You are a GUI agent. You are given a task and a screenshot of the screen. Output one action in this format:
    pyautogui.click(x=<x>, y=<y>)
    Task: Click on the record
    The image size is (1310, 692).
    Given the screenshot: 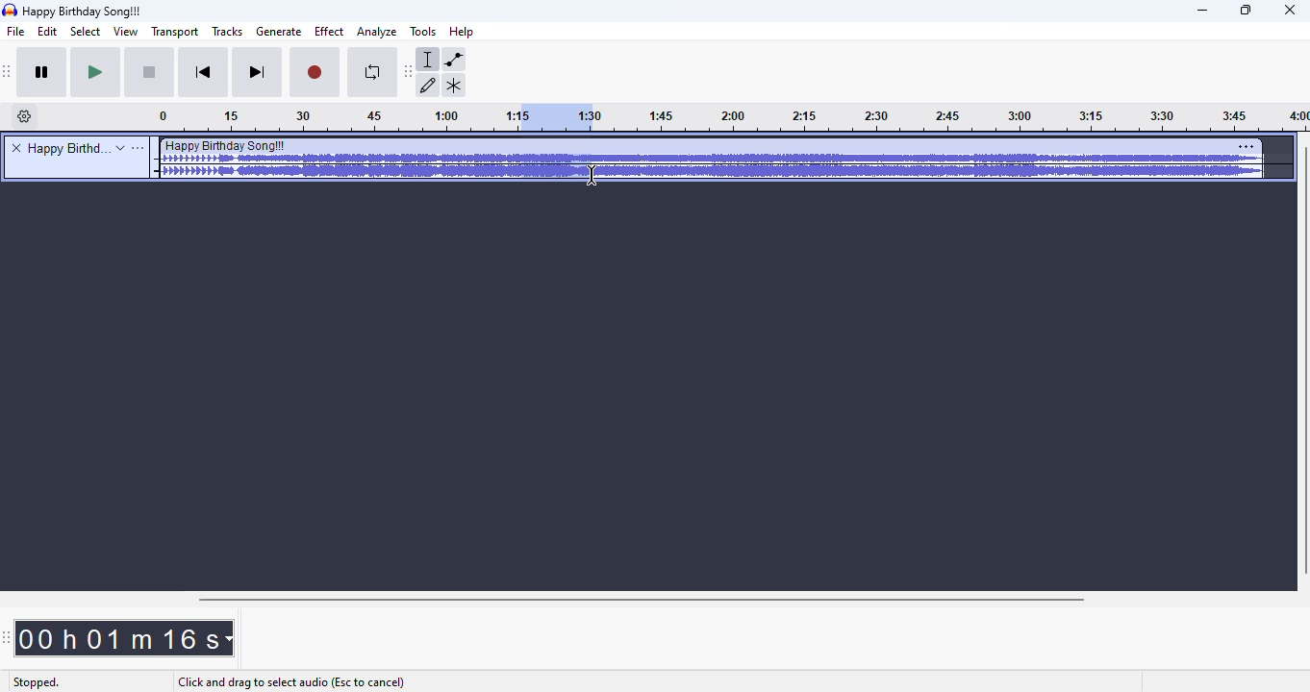 What is the action you would take?
    pyautogui.click(x=315, y=74)
    